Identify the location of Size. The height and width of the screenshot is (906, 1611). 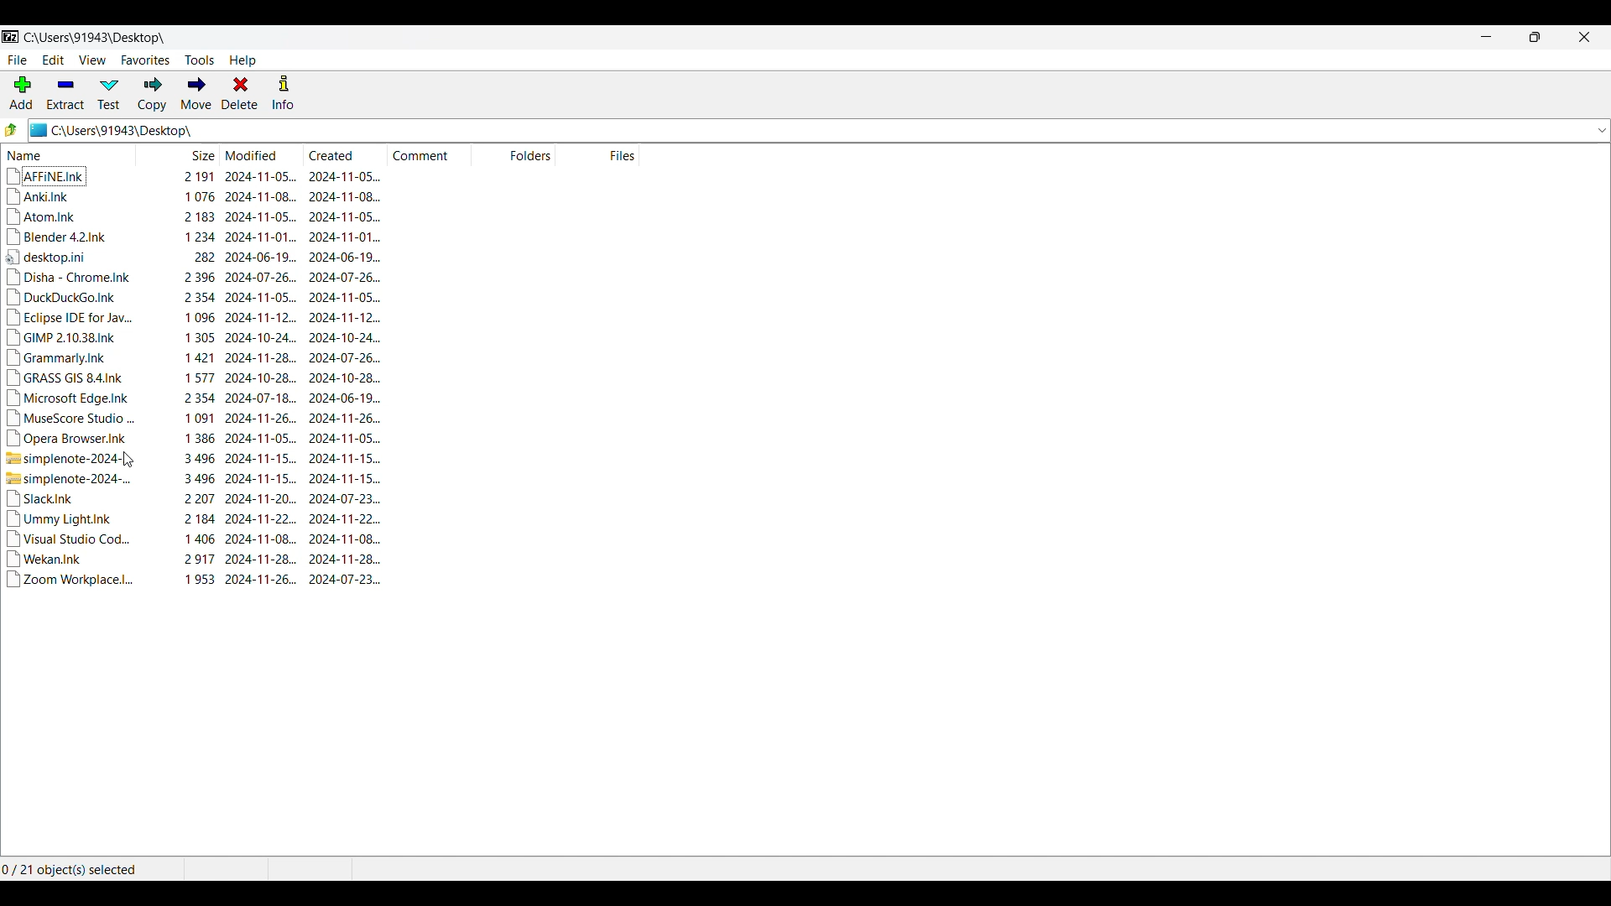
(177, 154).